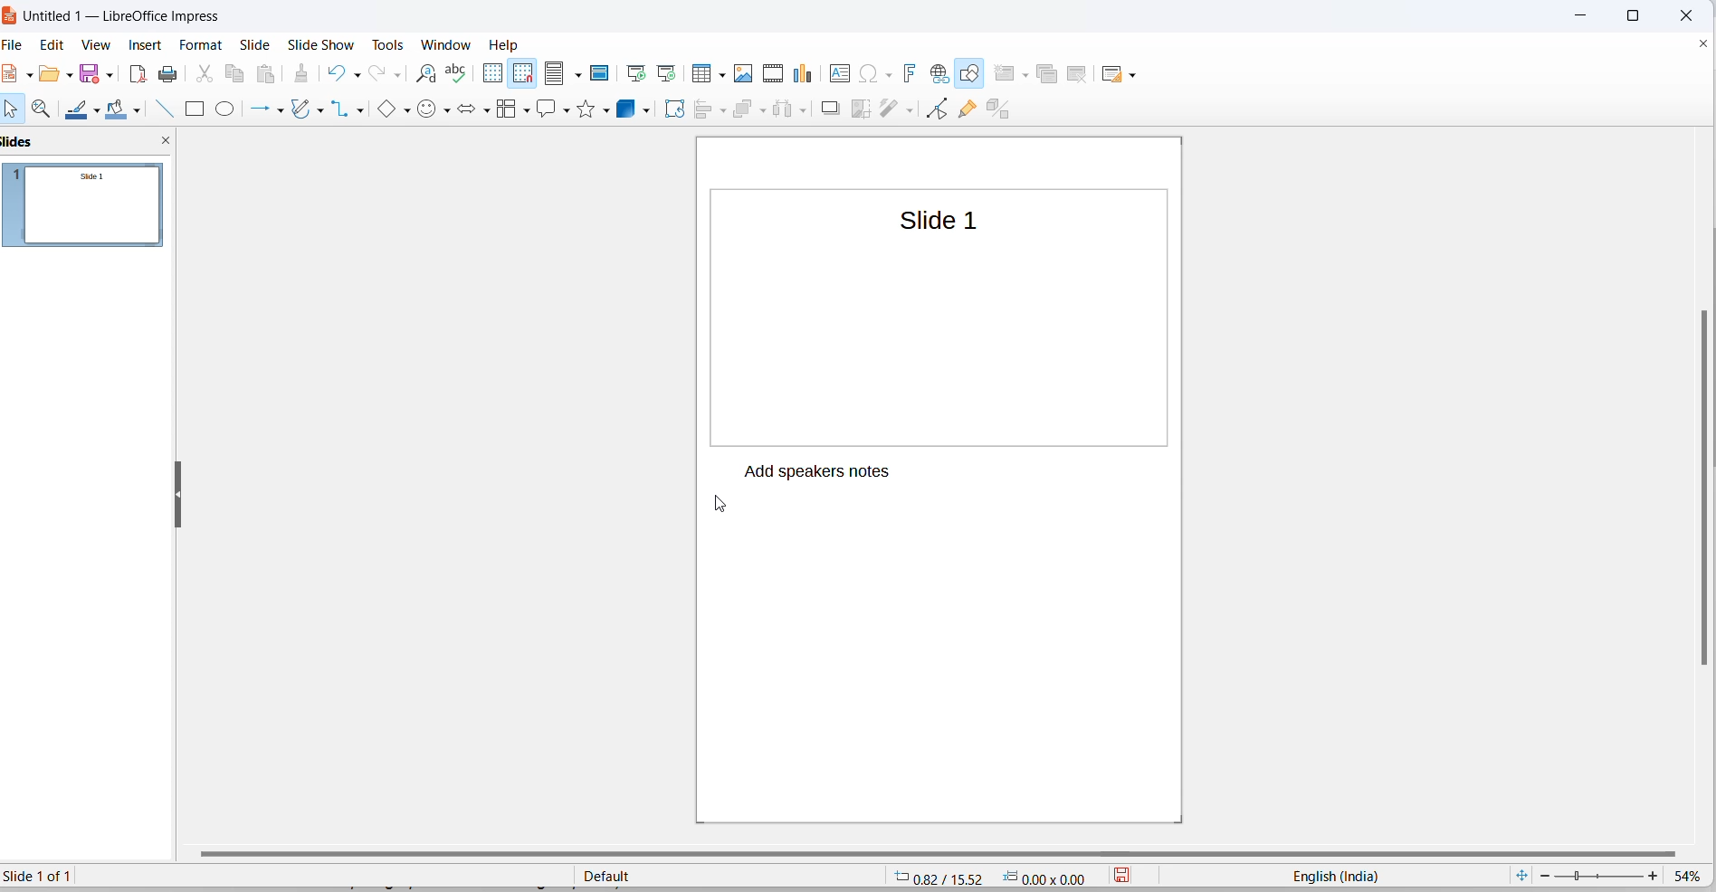 This screenshot has width=1716, height=892. What do you see at coordinates (325, 109) in the screenshot?
I see `curves and polygons options` at bounding box center [325, 109].